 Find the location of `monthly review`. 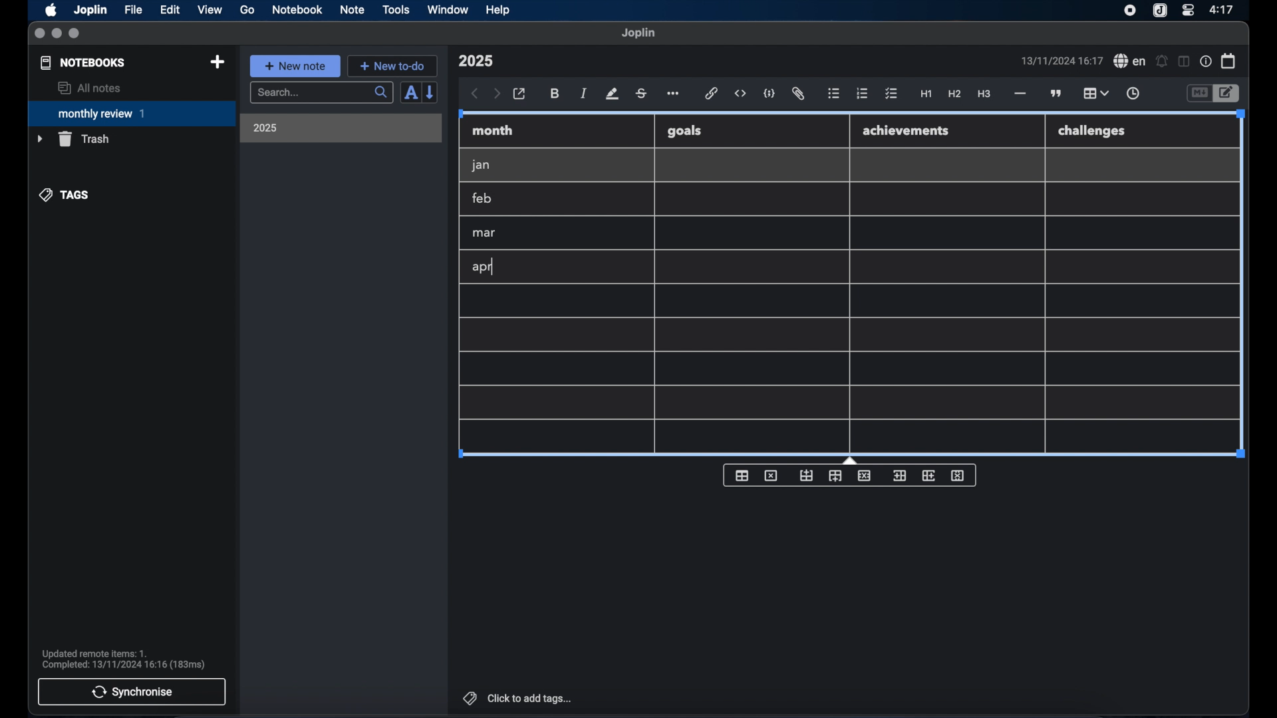

monthly review is located at coordinates (132, 112).